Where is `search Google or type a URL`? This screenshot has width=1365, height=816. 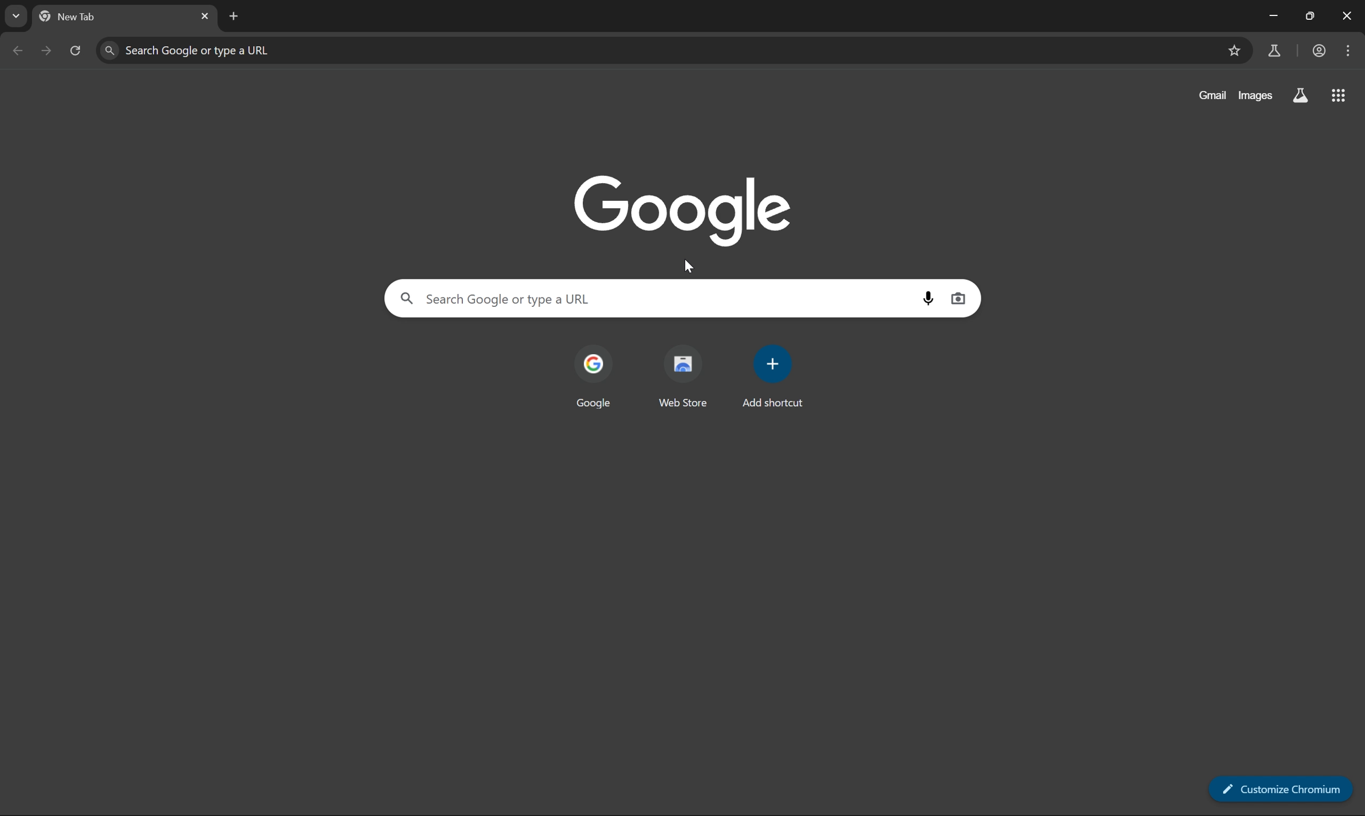
search Google or type a URL is located at coordinates (670, 50).